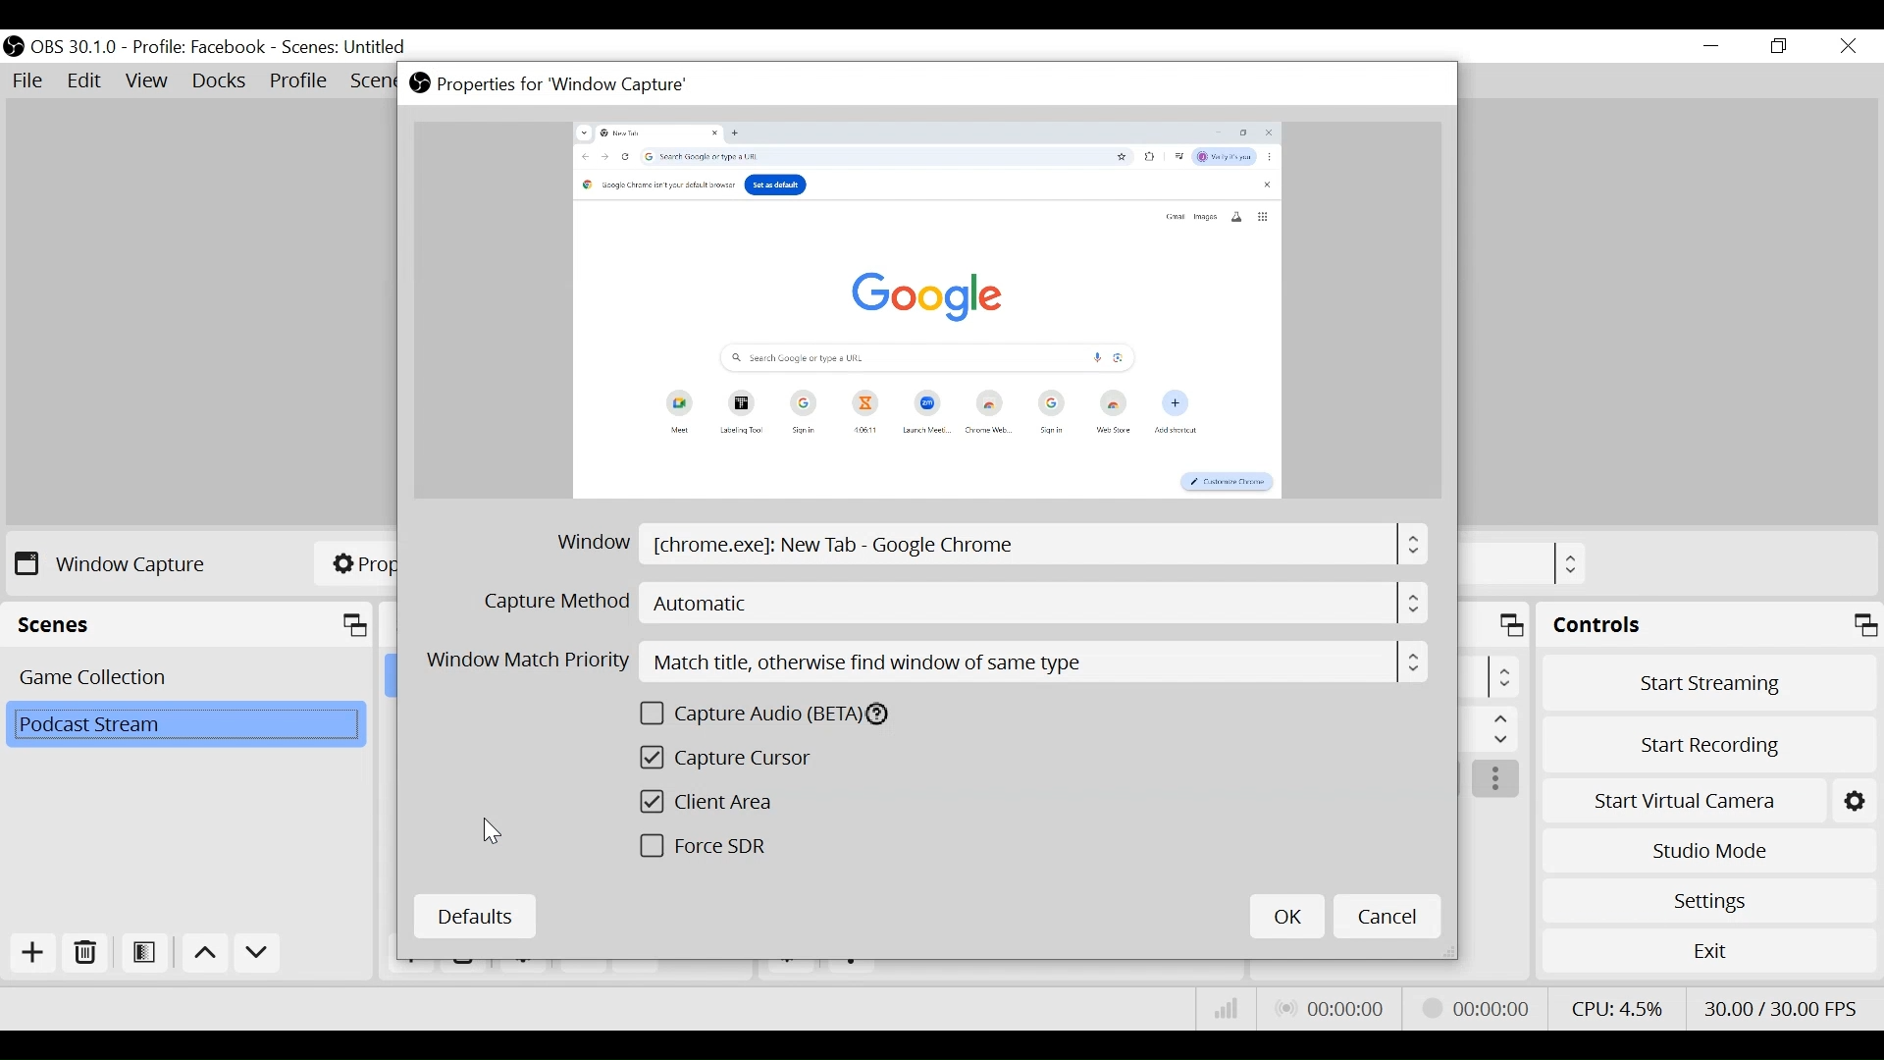  Describe the element at coordinates (30, 82) in the screenshot. I see `File` at that location.